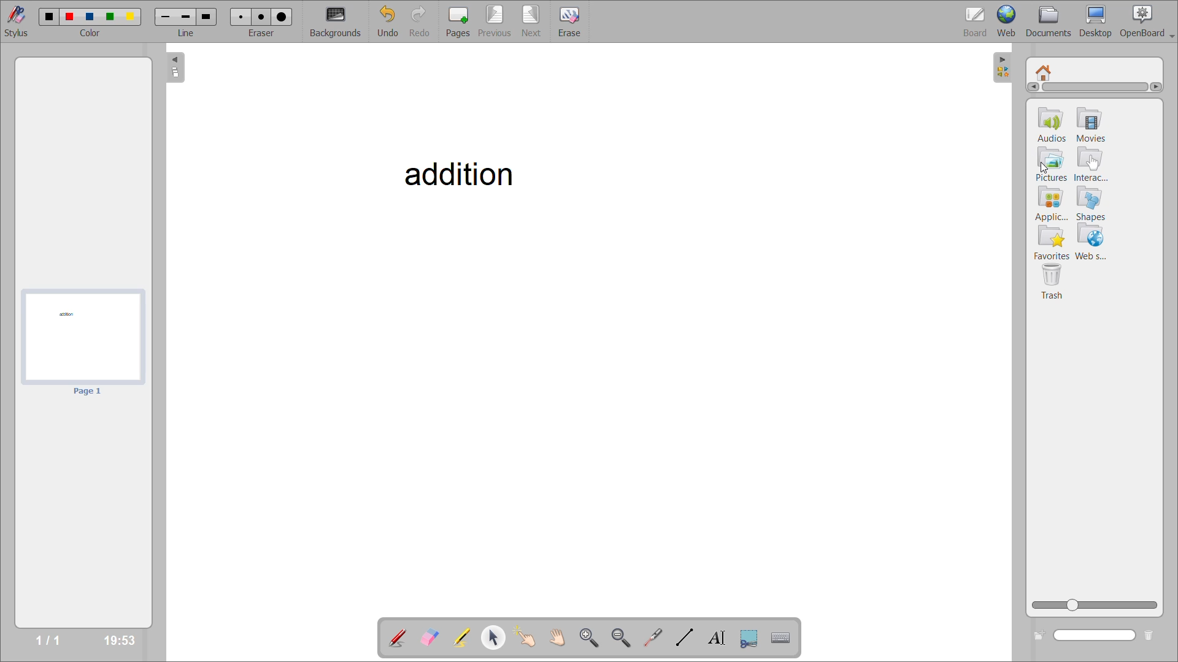  What do you see at coordinates (1096, 636) in the screenshot?
I see `search` at bounding box center [1096, 636].